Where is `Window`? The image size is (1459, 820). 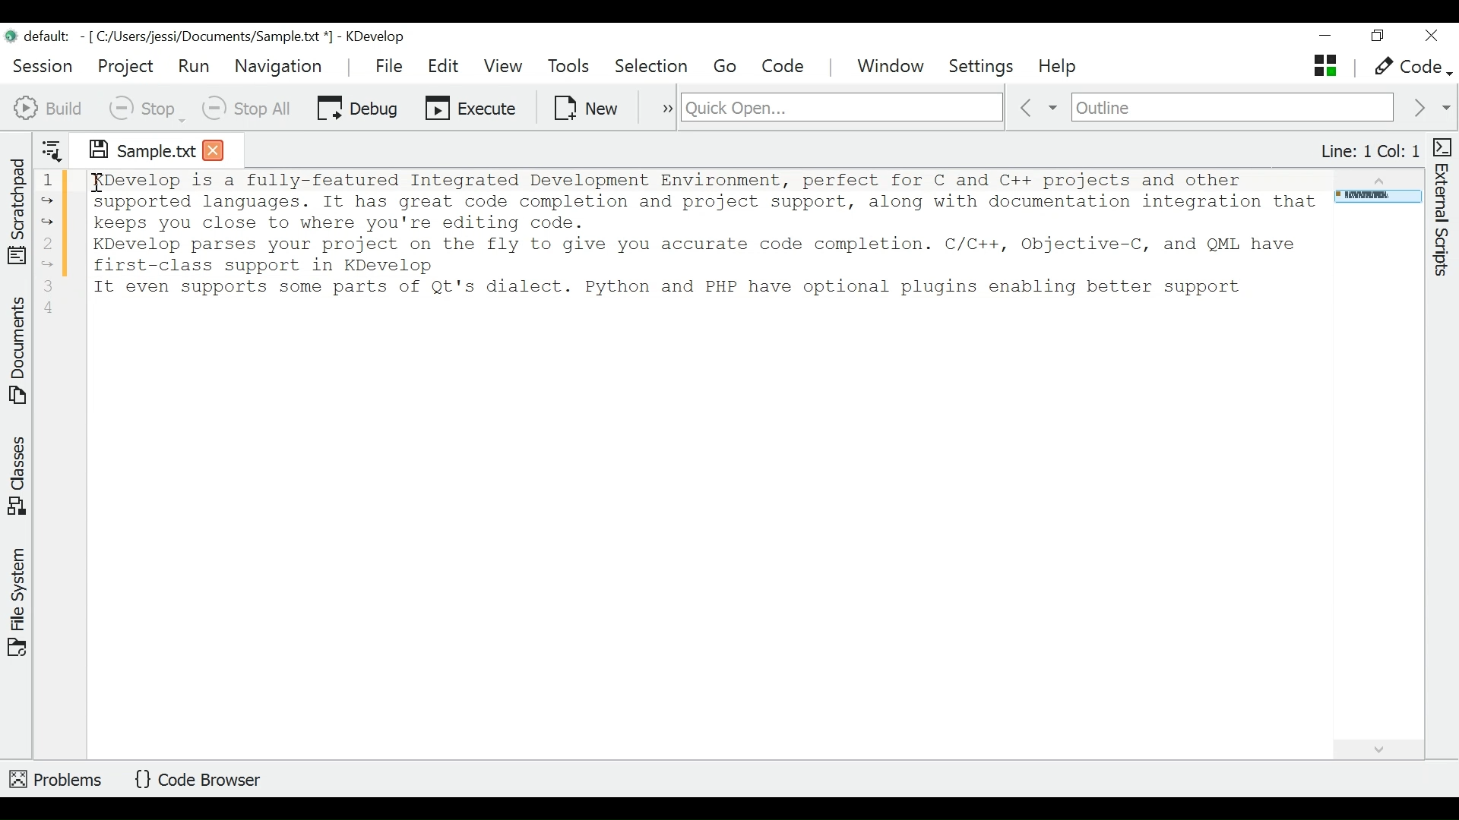 Window is located at coordinates (893, 68).